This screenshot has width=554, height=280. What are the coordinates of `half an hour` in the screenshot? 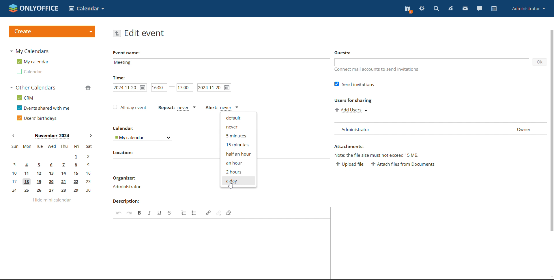 It's located at (238, 153).